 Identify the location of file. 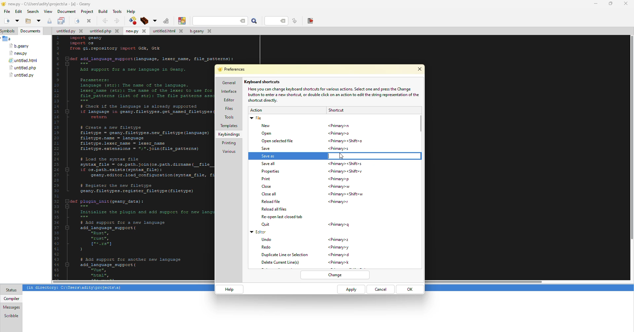
(69, 32).